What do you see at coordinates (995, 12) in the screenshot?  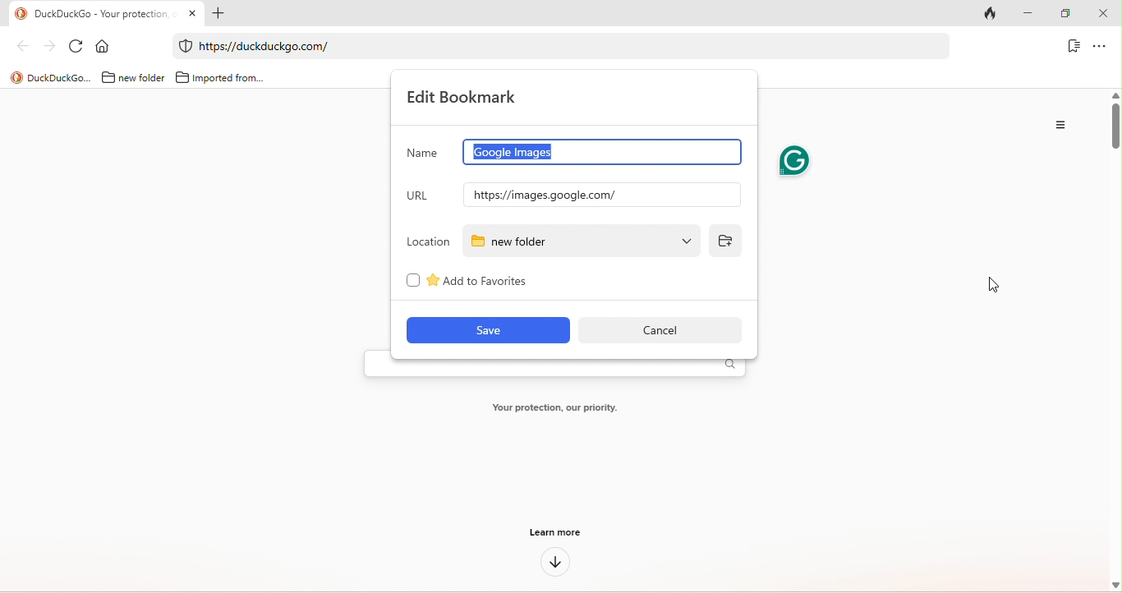 I see `track tab` at bounding box center [995, 12].